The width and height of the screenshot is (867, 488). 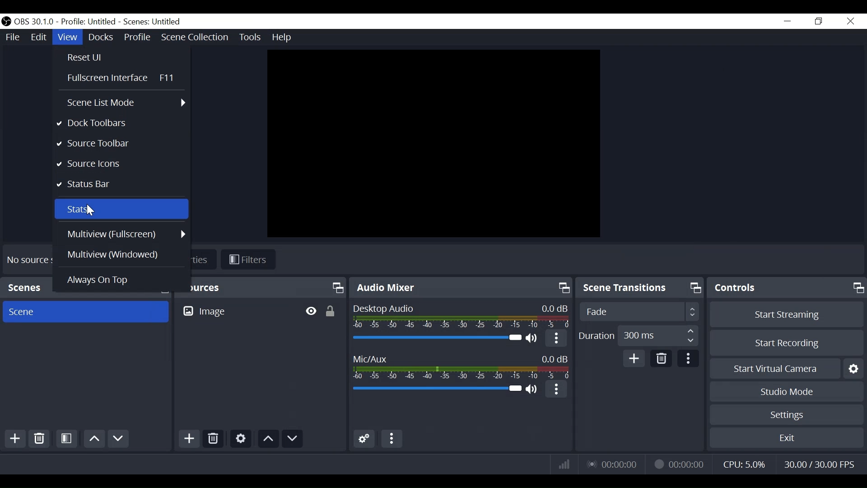 I want to click on Scene List Mode, so click(x=126, y=102).